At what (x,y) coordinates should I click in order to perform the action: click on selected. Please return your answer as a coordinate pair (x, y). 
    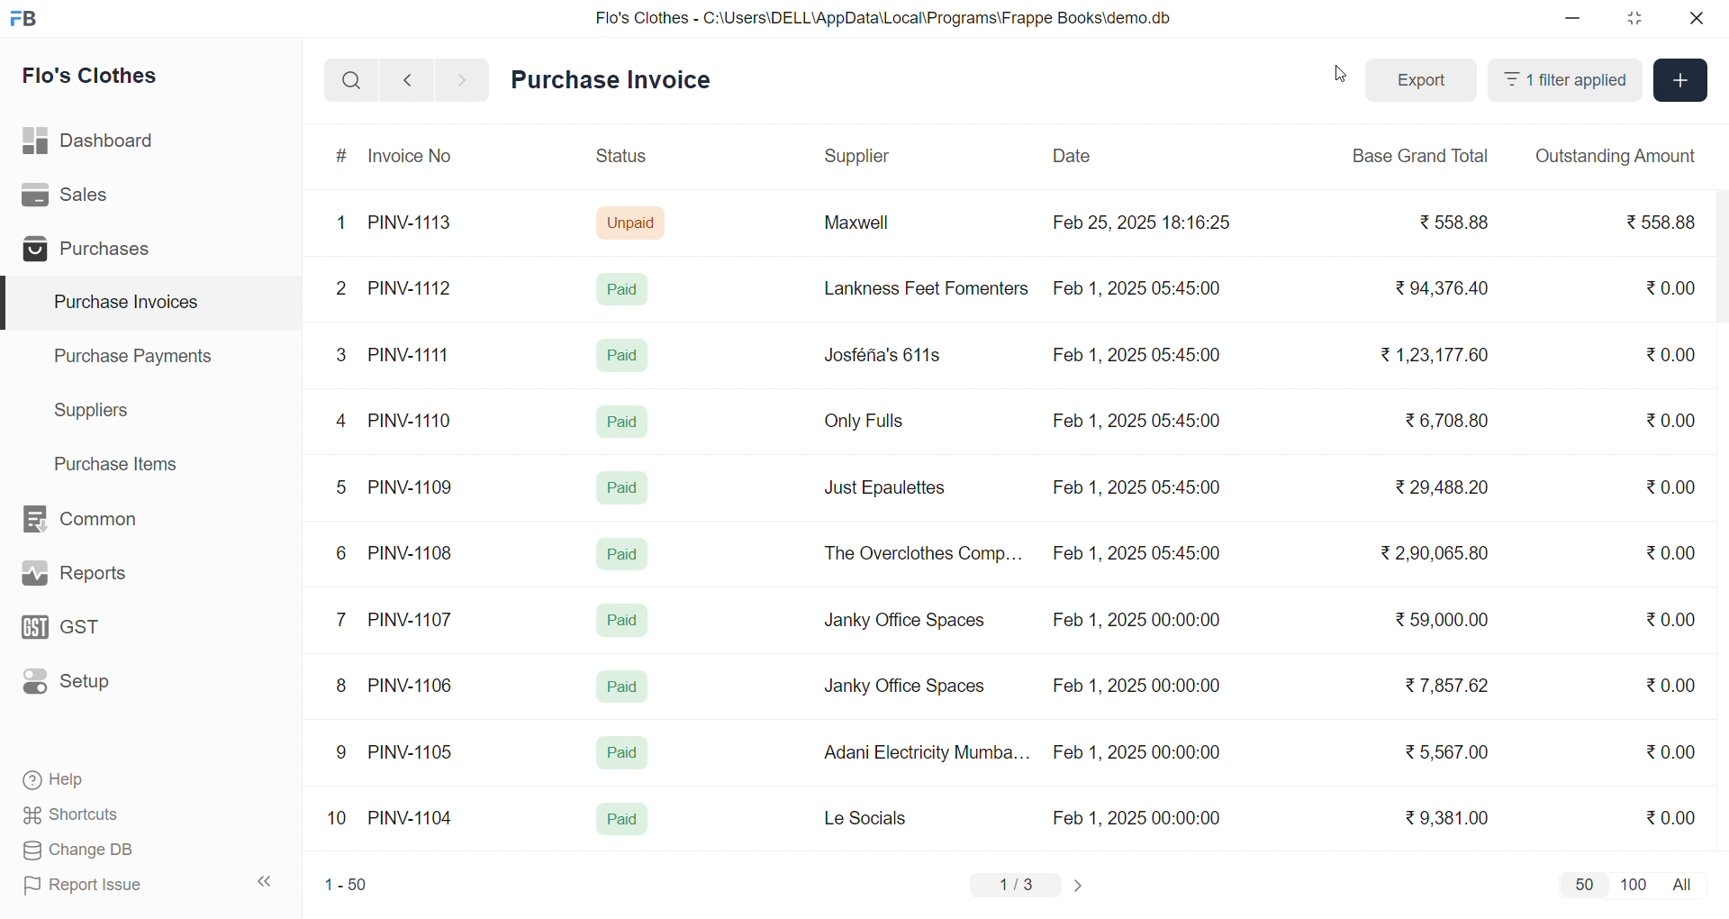
    Looking at the image, I should click on (11, 304).